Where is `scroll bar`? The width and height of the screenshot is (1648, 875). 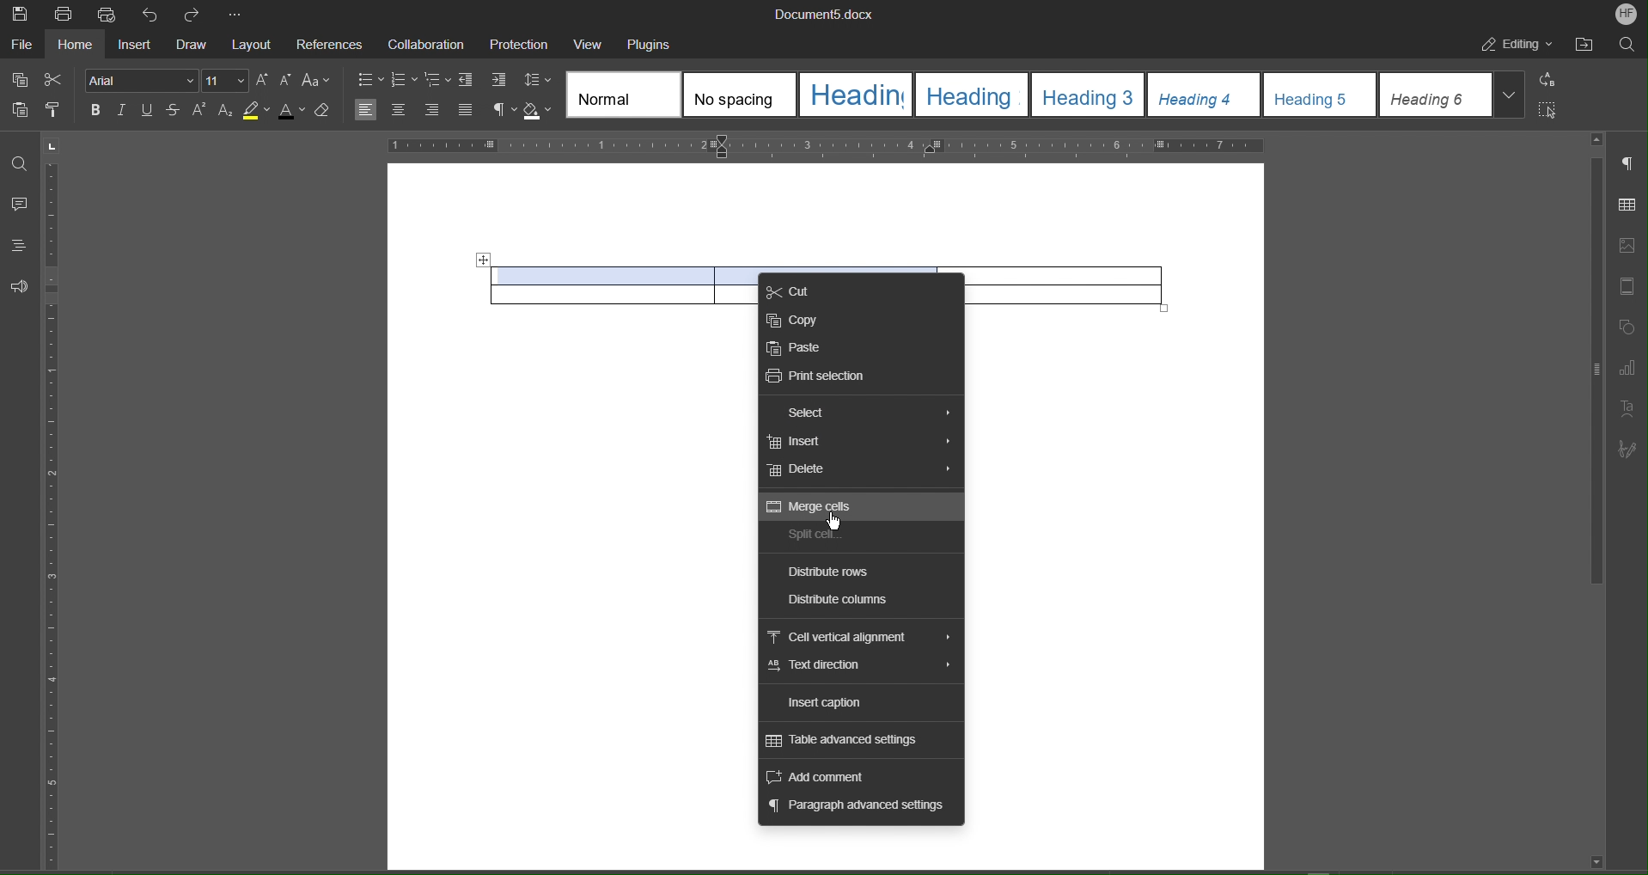 scroll bar is located at coordinates (1593, 372).